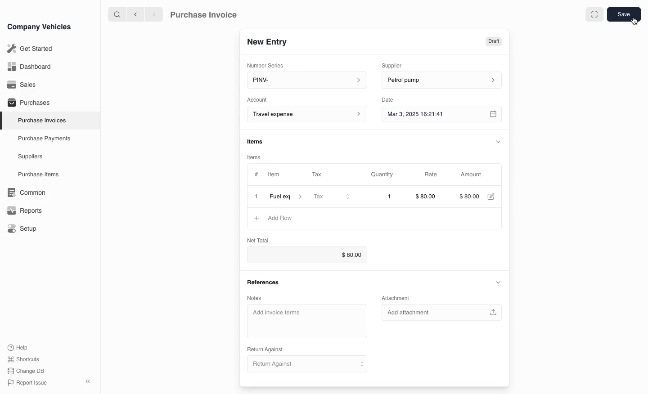  Describe the element at coordinates (25, 210) in the screenshot. I see `Reports` at that location.